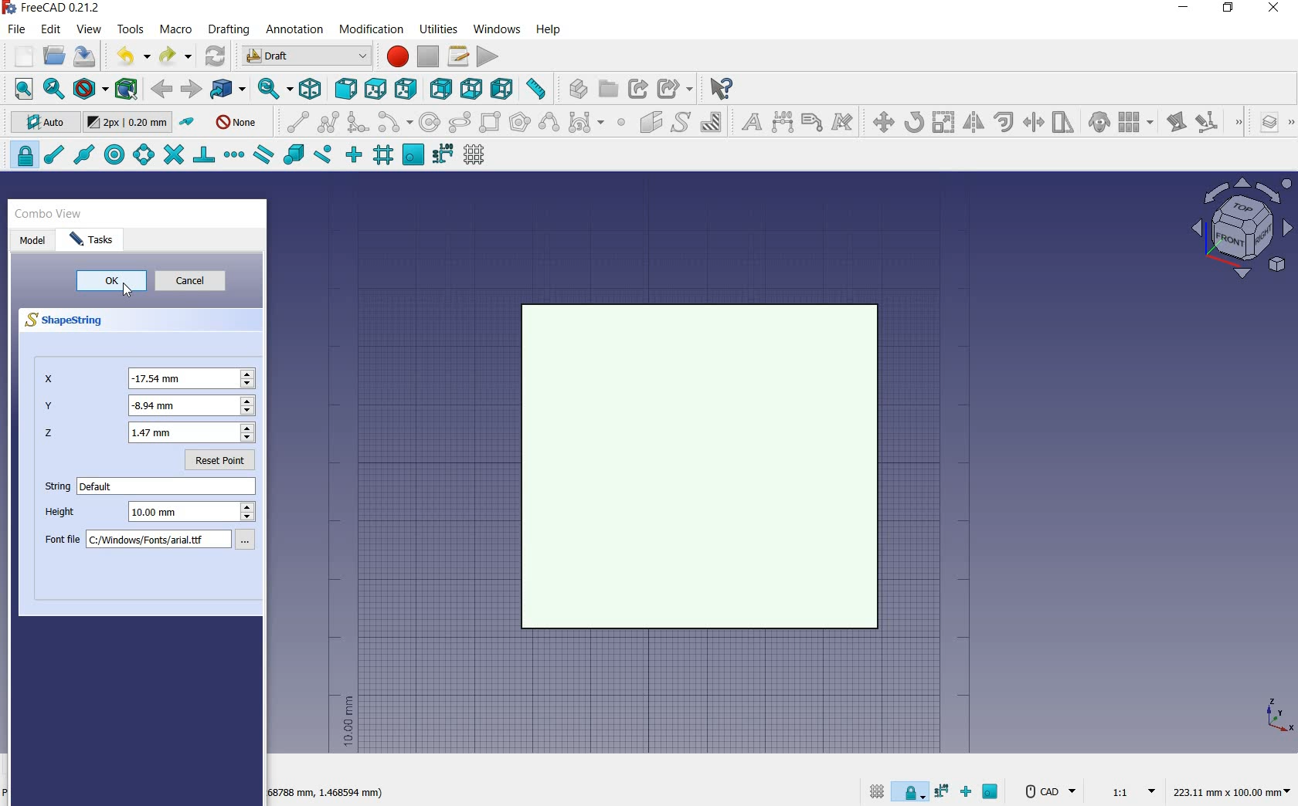  What do you see at coordinates (1175, 124) in the screenshot?
I see `edit` at bounding box center [1175, 124].